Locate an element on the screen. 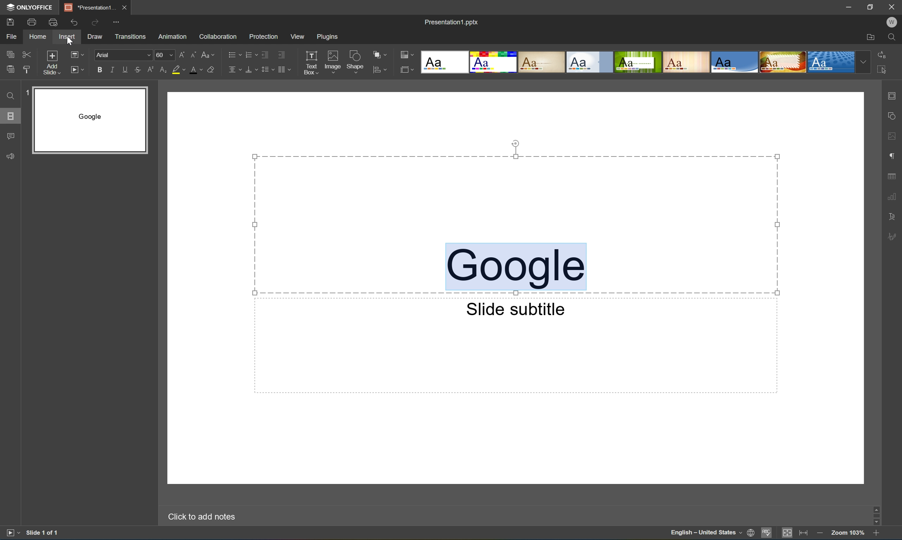 The width and height of the screenshot is (902, 540). Subscript is located at coordinates (164, 70).